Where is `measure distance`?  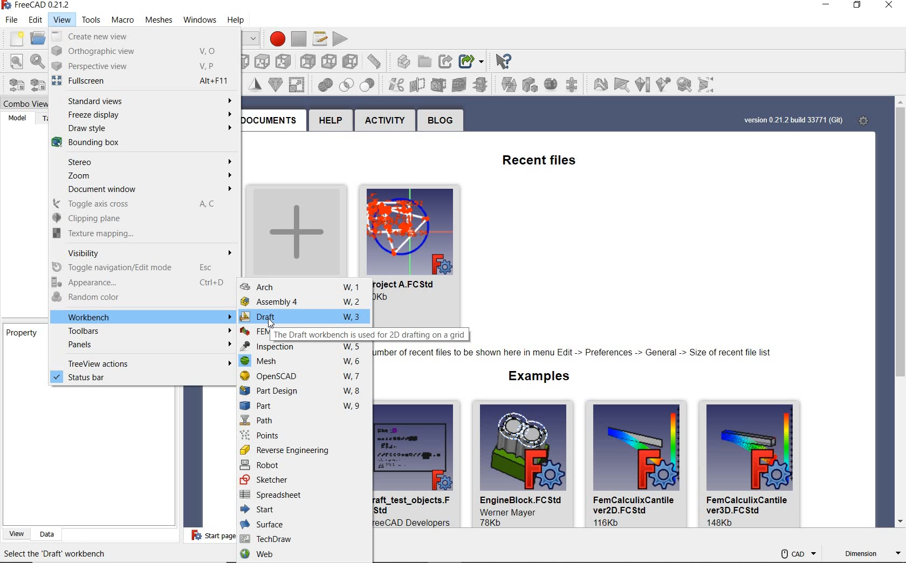
measure distance is located at coordinates (352, 61).